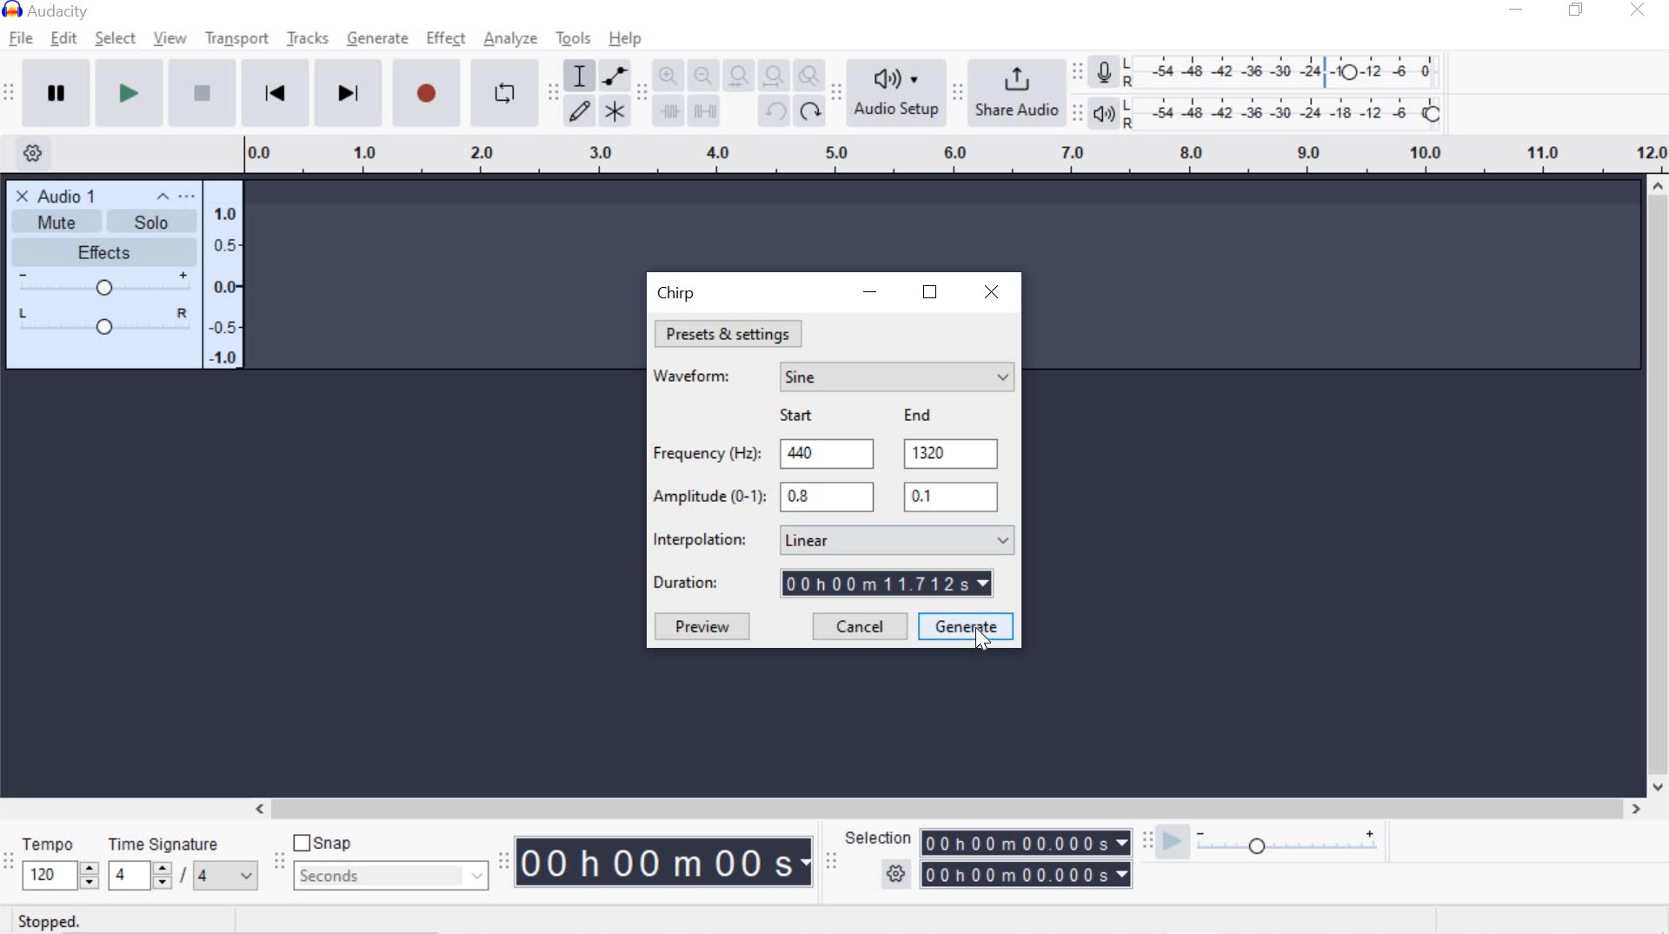 The width and height of the screenshot is (1669, 934). Describe the element at coordinates (46, 11) in the screenshot. I see `system name` at that location.